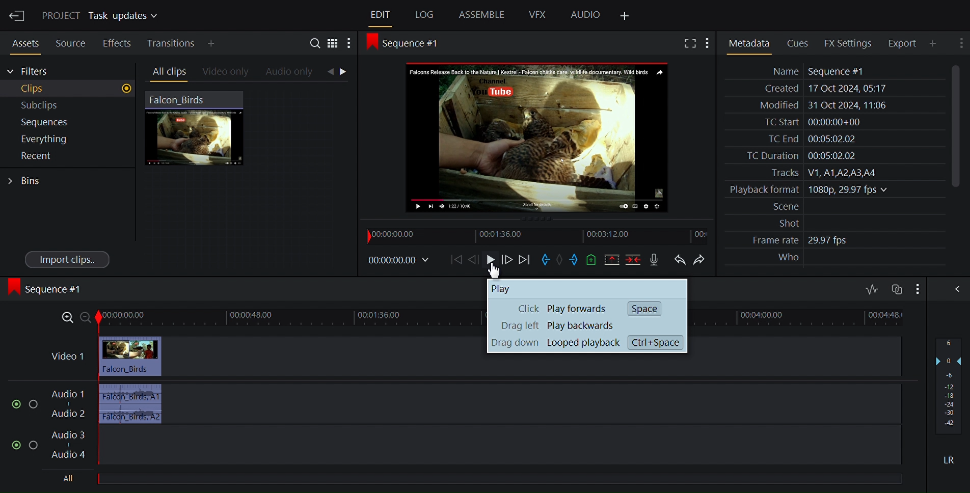 The width and height of the screenshot is (970, 493). Describe the element at coordinates (871, 288) in the screenshot. I see `Toggle audio editing levels` at that location.